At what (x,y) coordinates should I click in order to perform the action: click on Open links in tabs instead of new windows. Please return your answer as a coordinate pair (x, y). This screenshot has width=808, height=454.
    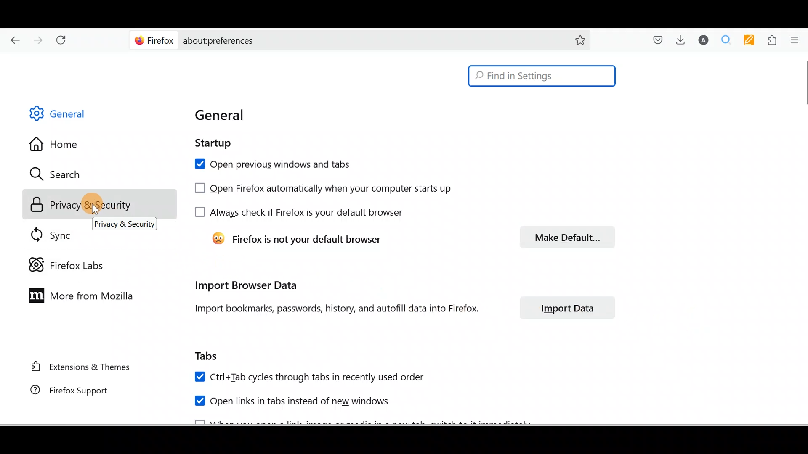
    Looking at the image, I should click on (280, 400).